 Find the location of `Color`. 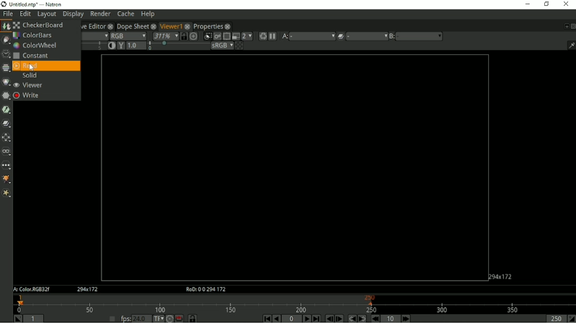

Color is located at coordinates (6, 82).